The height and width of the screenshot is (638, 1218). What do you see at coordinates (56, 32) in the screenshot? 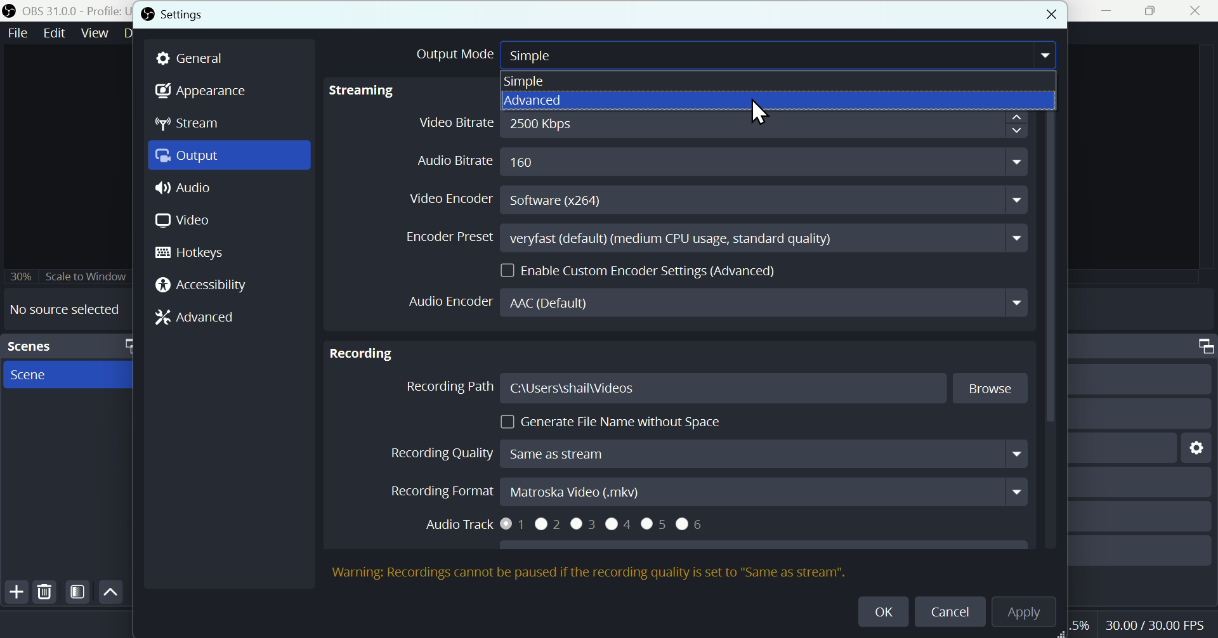
I see `Edit` at bounding box center [56, 32].